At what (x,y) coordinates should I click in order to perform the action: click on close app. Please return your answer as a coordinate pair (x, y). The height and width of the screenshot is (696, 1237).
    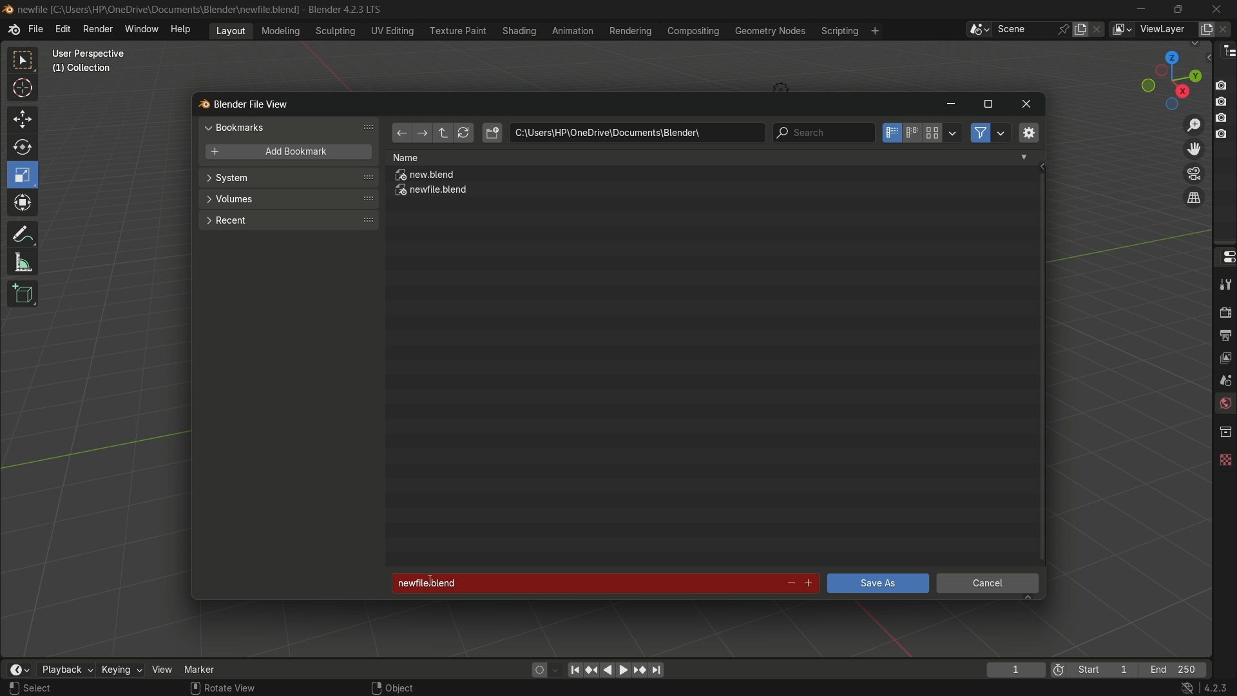
    Looking at the image, I should click on (1217, 8).